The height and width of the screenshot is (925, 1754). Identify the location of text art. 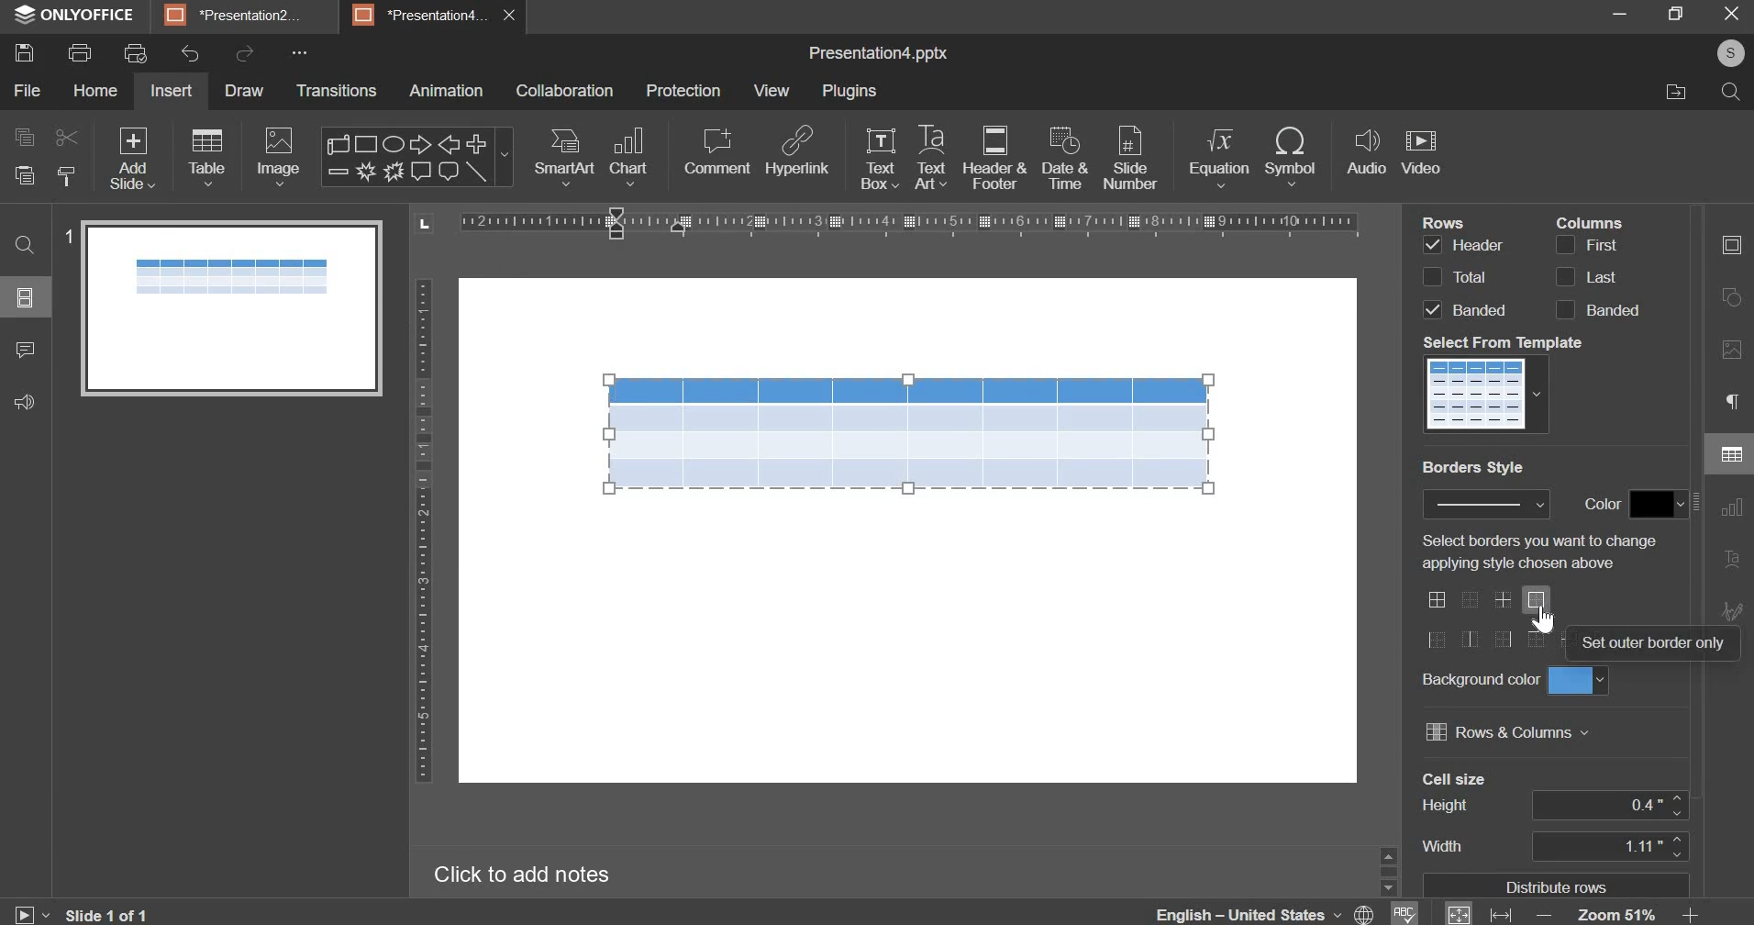
(930, 156).